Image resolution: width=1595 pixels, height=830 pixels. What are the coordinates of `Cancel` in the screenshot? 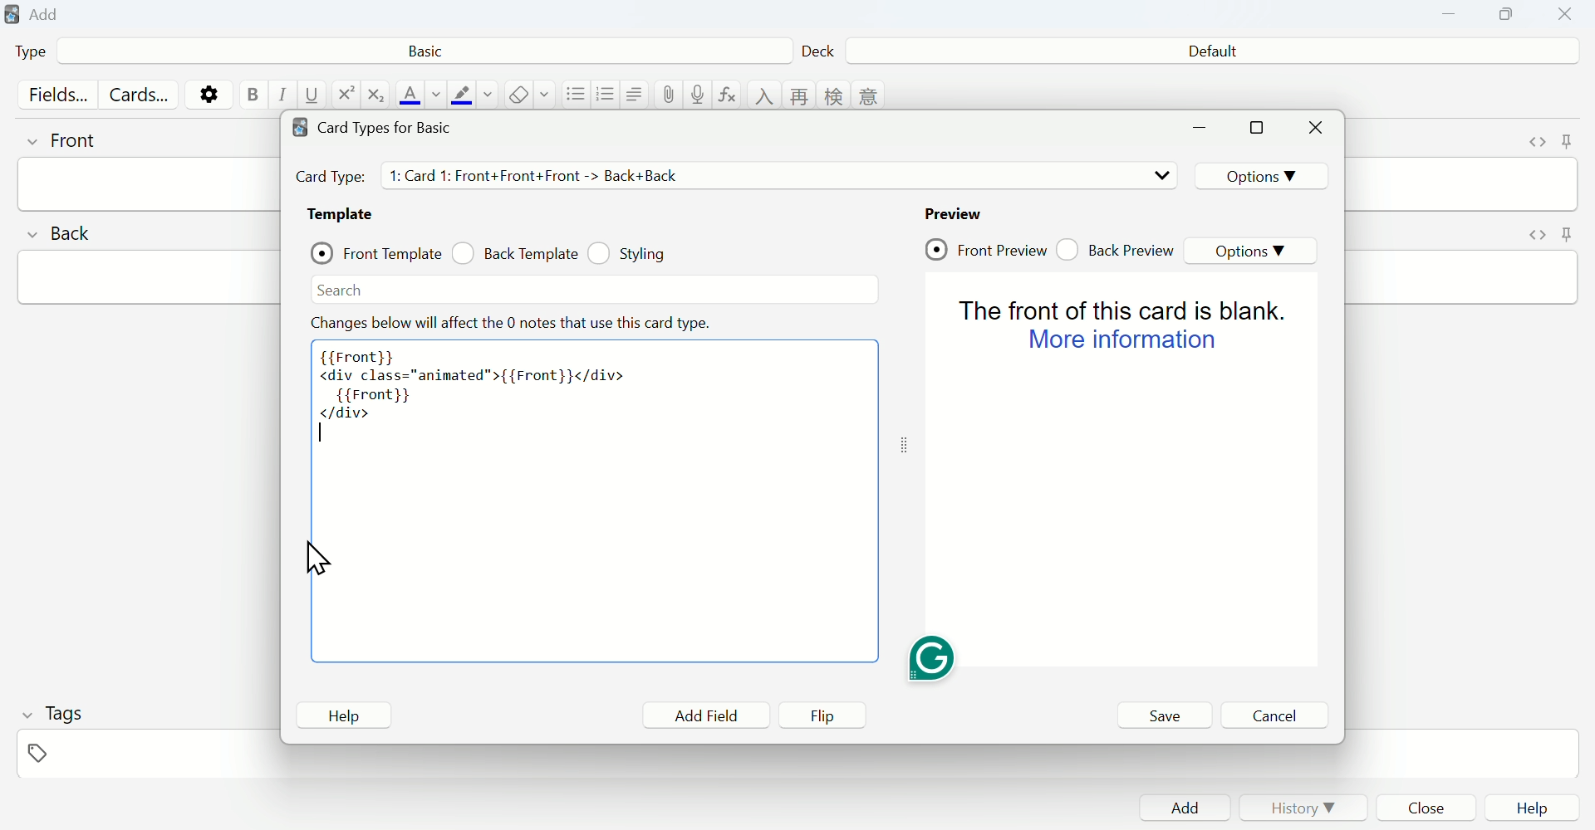 It's located at (1275, 715).